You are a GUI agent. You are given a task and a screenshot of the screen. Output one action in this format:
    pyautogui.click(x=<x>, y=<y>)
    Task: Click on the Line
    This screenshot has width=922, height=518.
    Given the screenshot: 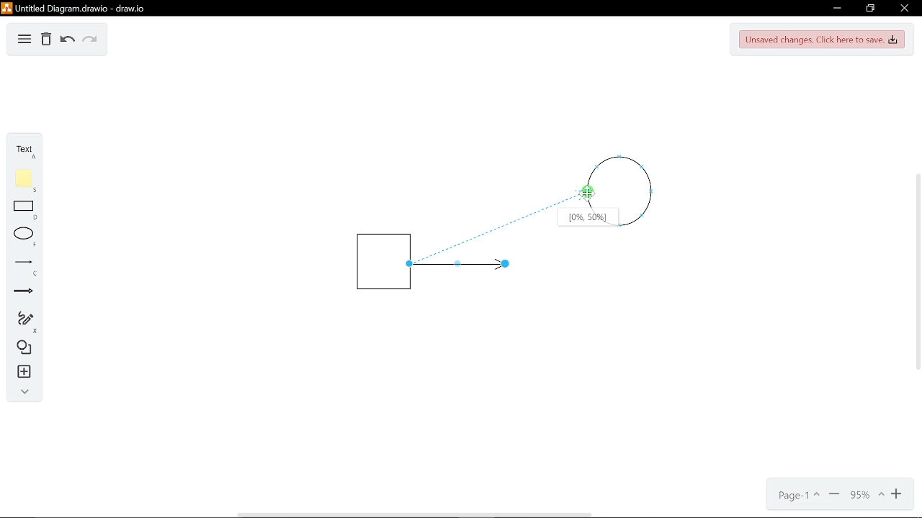 What is the action you would take?
    pyautogui.click(x=22, y=265)
    